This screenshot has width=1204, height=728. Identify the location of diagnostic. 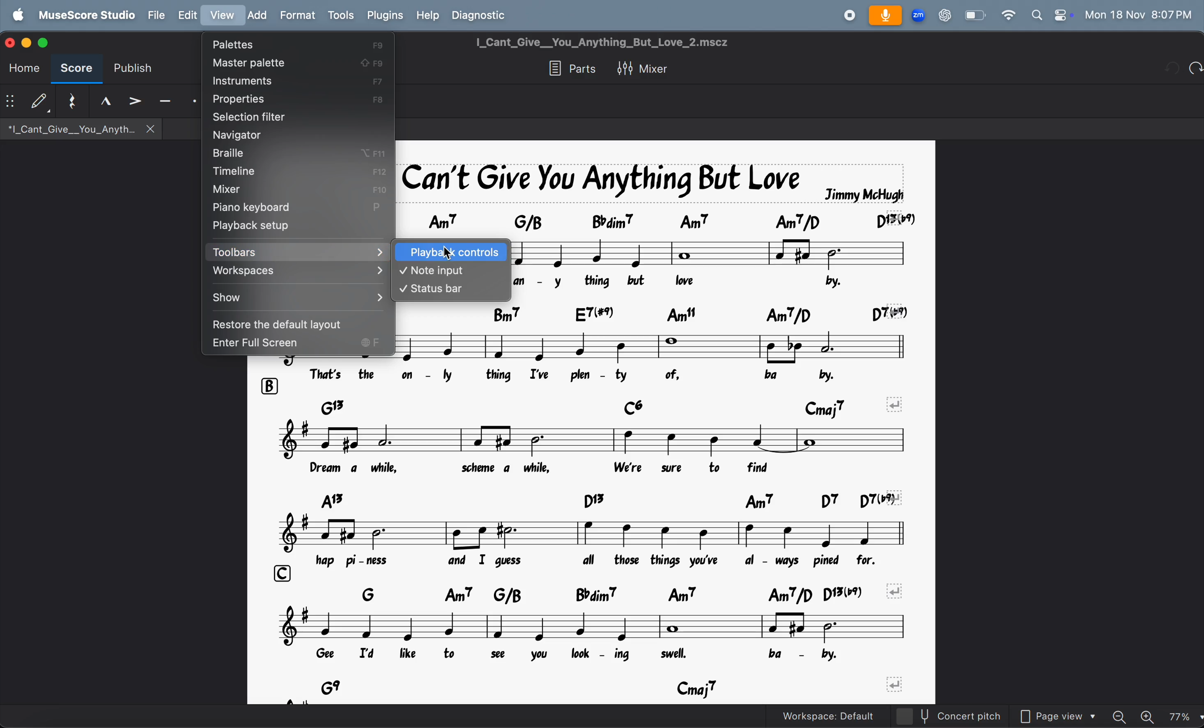
(483, 15).